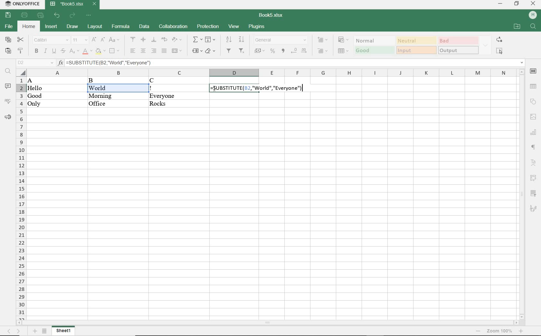  What do you see at coordinates (324, 51) in the screenshot?
I see `delete cells` at bounding box center [324, 51].